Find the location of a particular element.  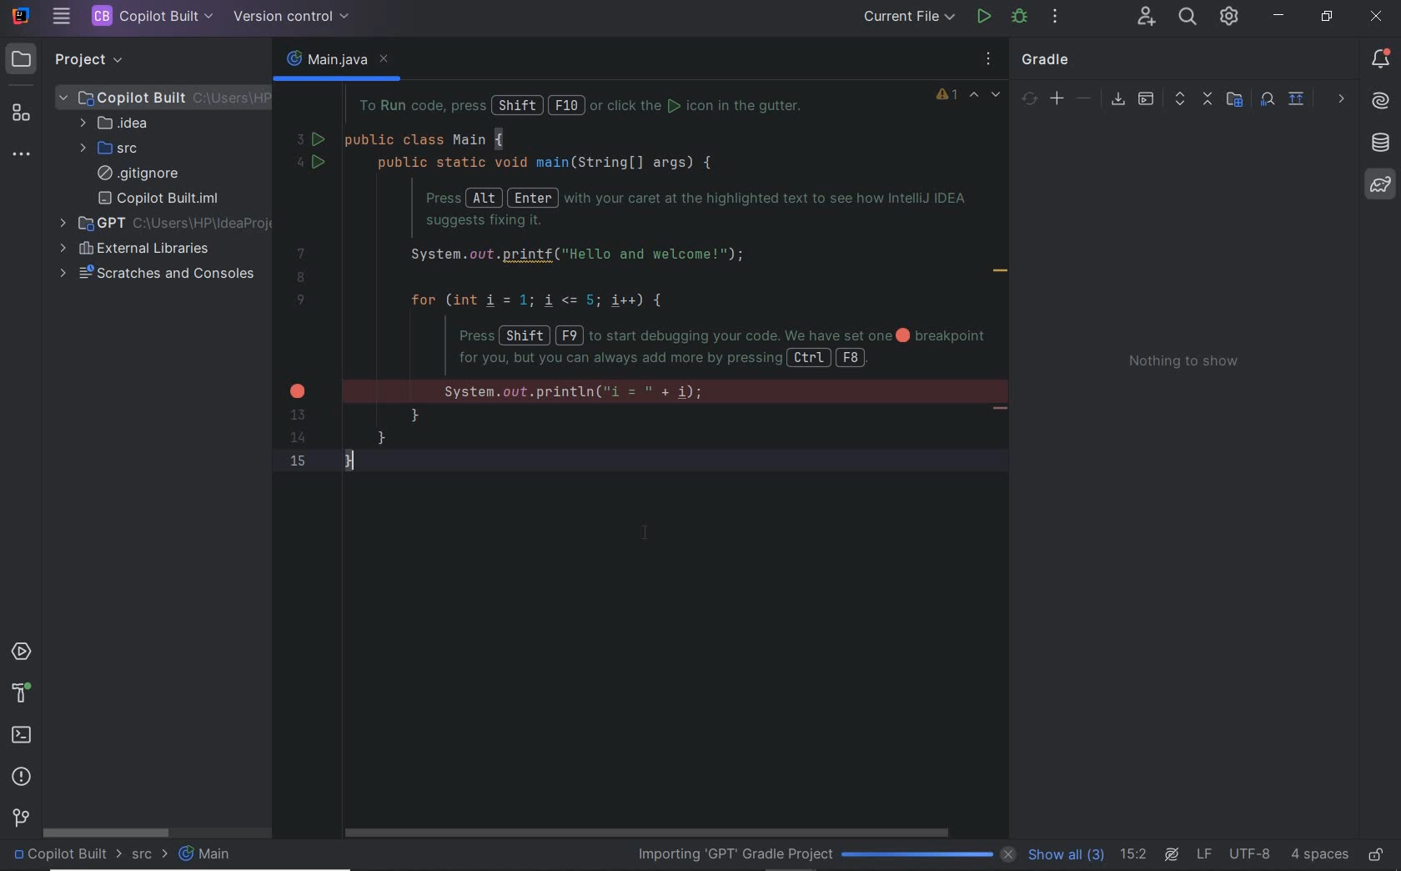

unlink gradle project is located at coordinates (1086, 98).